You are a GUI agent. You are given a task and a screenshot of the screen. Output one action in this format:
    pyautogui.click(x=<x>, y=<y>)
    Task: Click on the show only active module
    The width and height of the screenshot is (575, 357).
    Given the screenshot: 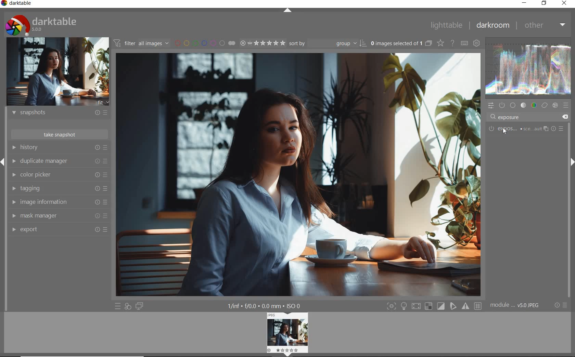 What is the action you would take?
    pyautogui.click(x=502, y=105)
    